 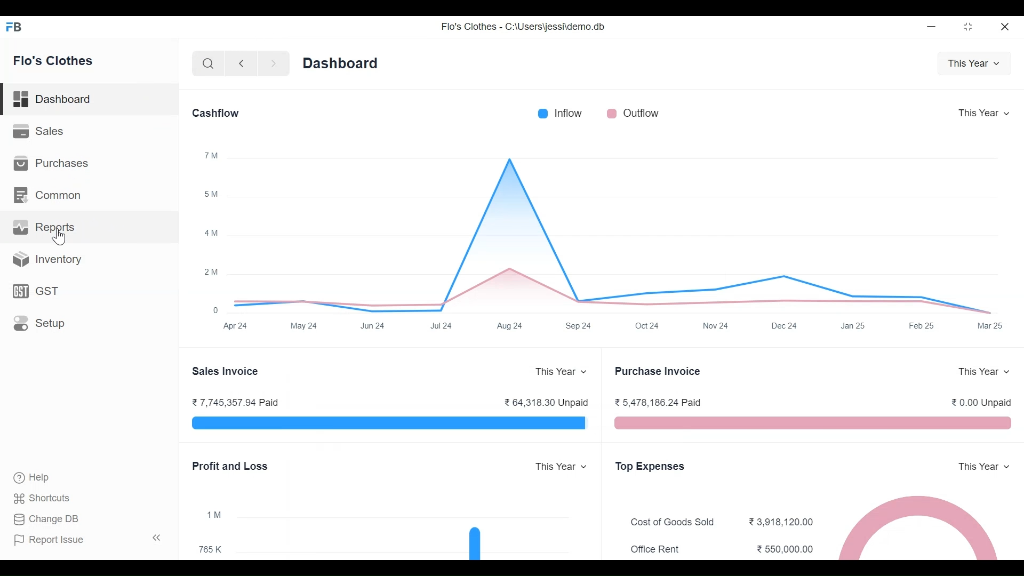 What do you see at coordinates (225, 372) in the screenshot?
I see `Sales Invoice` at bounding box center [225, 372].